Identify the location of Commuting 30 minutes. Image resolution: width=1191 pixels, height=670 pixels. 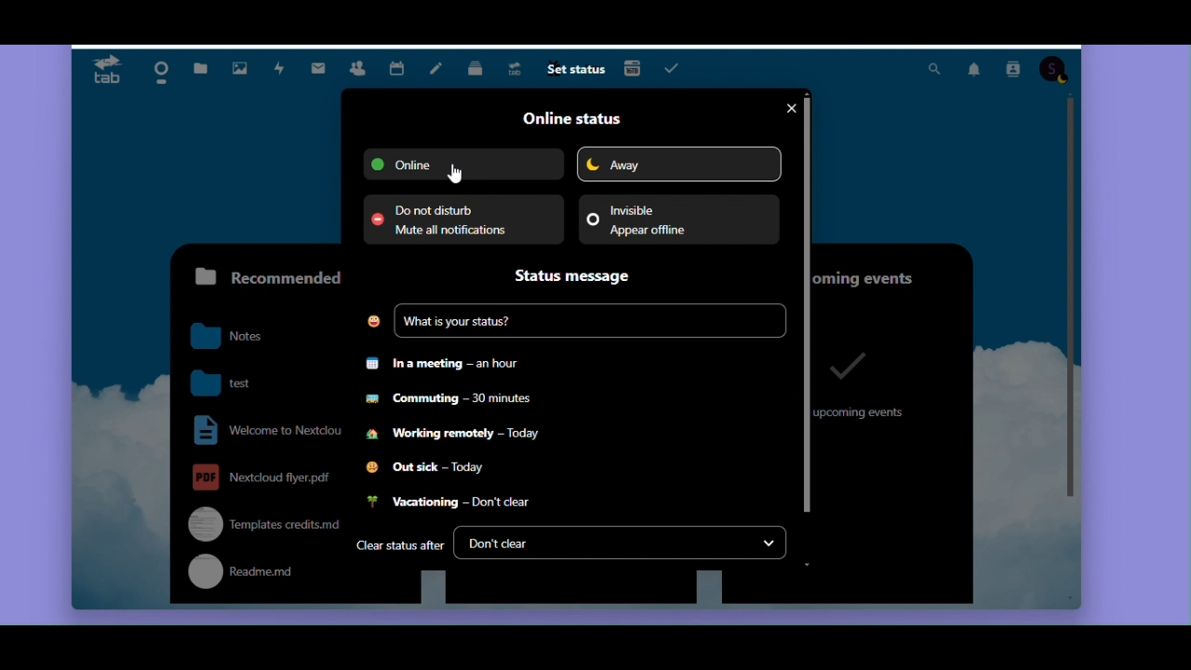
(448, 404).